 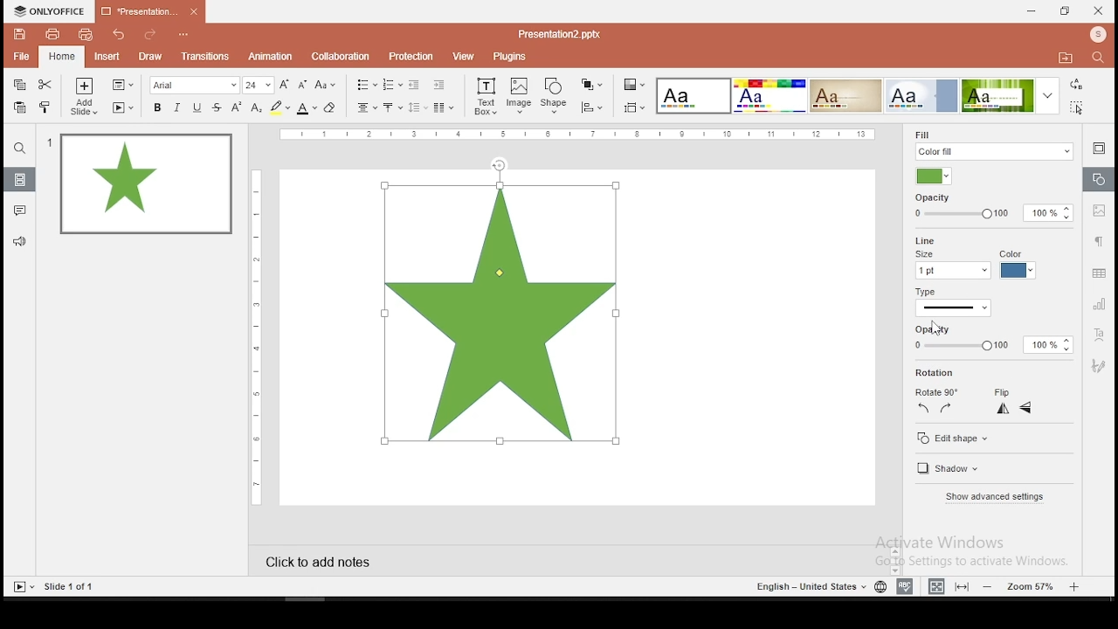 I want to click on transitions, so click(x=205, y=59).